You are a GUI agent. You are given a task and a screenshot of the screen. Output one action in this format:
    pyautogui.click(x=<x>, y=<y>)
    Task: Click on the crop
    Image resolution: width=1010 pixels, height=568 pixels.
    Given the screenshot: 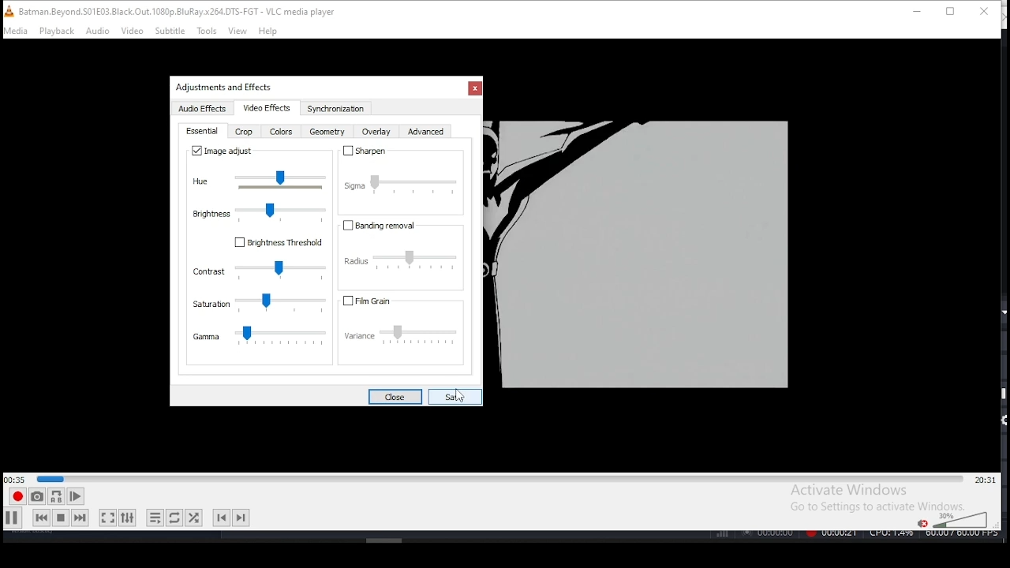 What is the action you would take?
    pyautogui.click(x=245, y=133)
    